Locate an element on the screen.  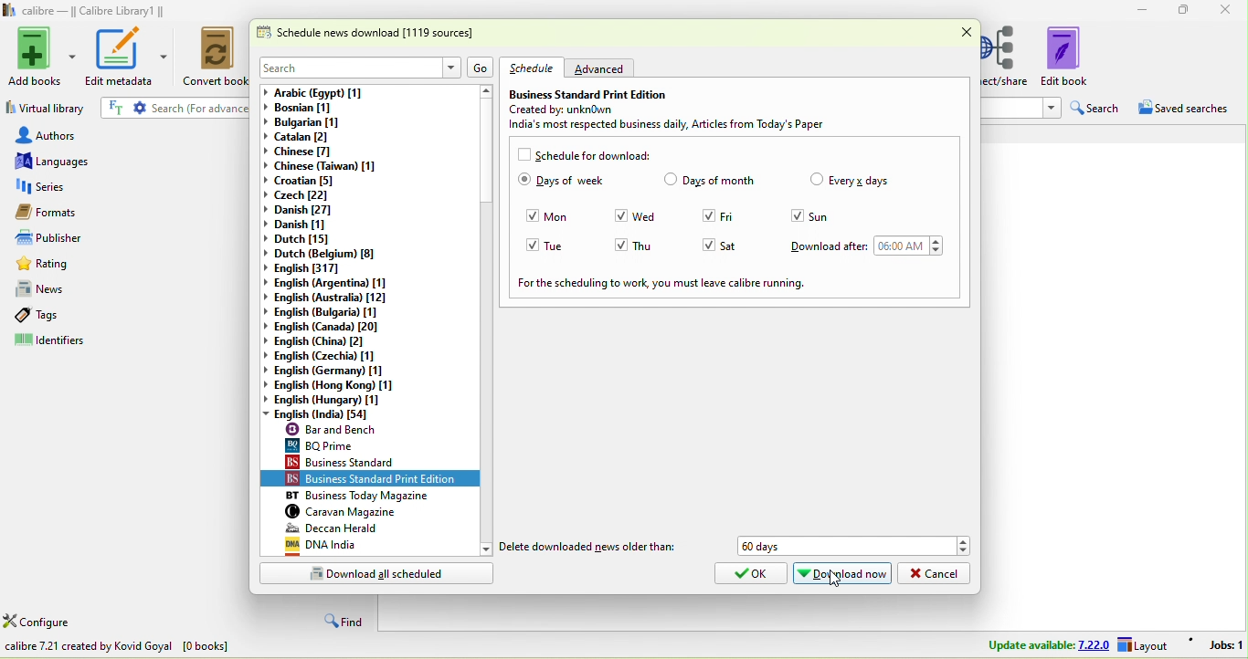
Checkbox is located at coordinates (706, 215).